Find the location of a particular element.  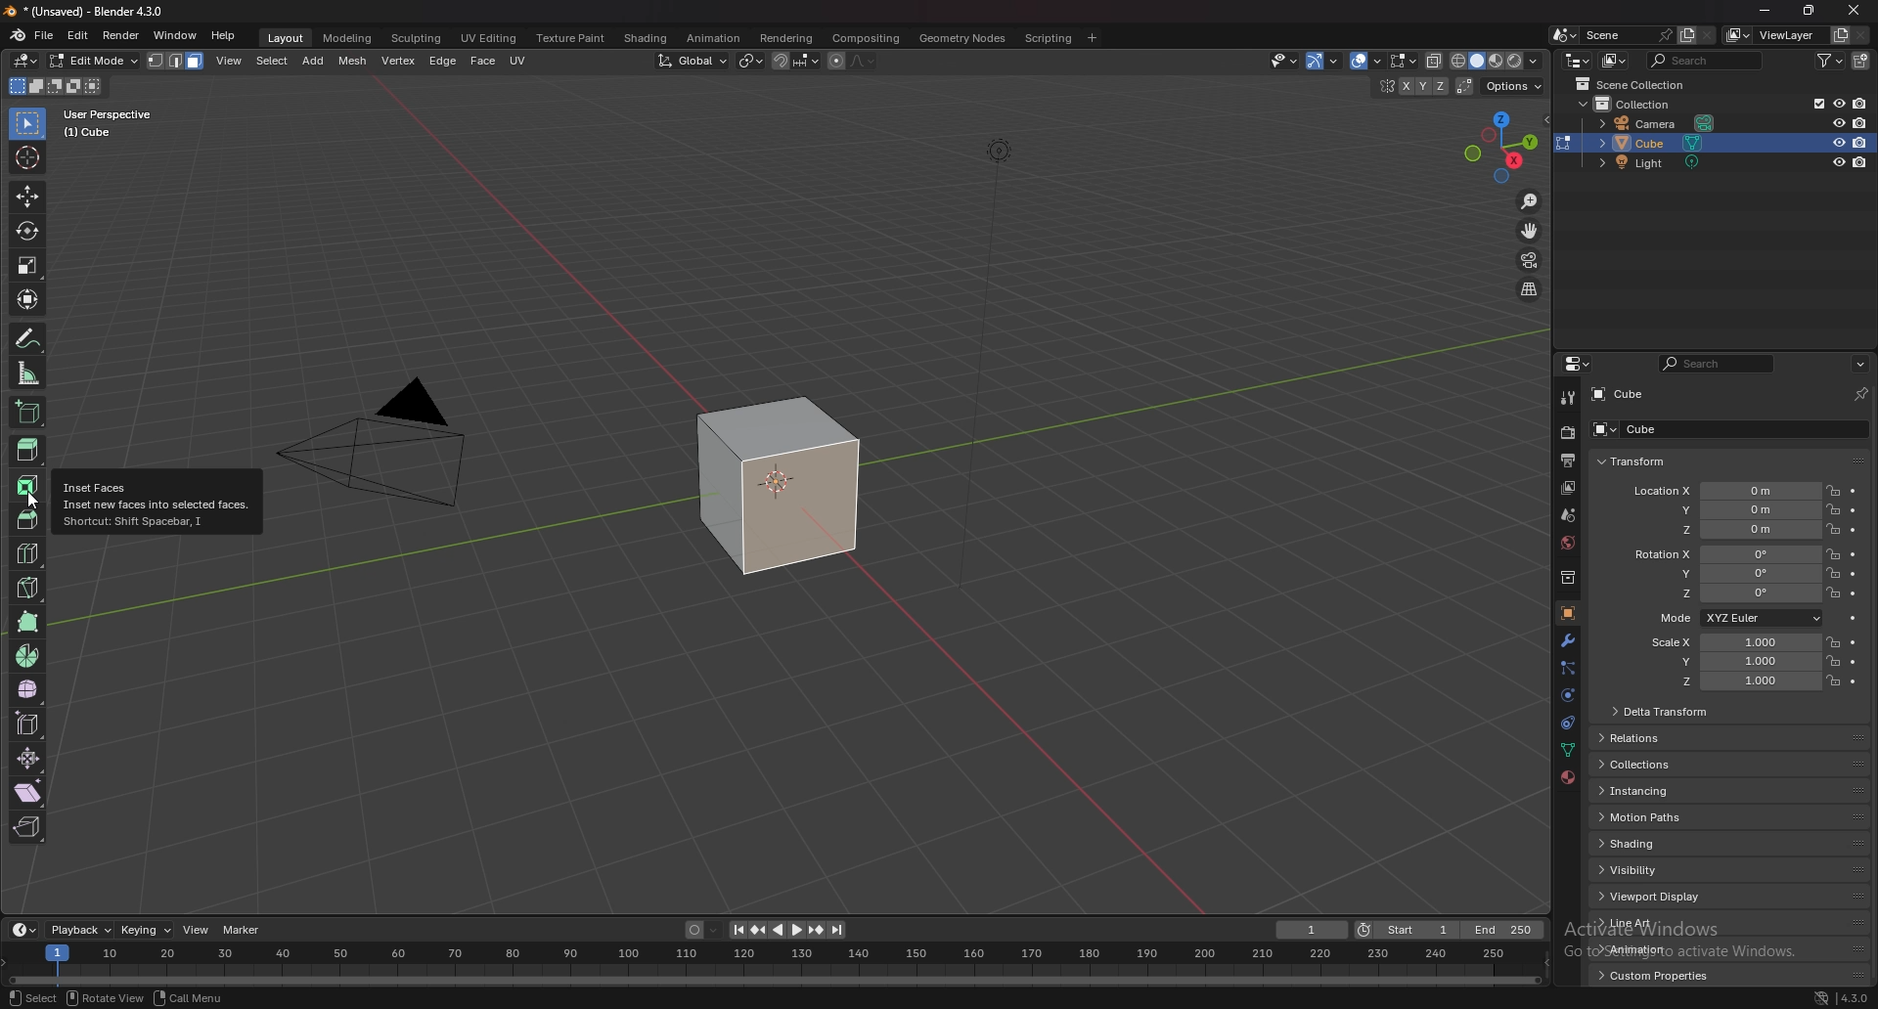

disable in render is located at coordinates (1858, 104).